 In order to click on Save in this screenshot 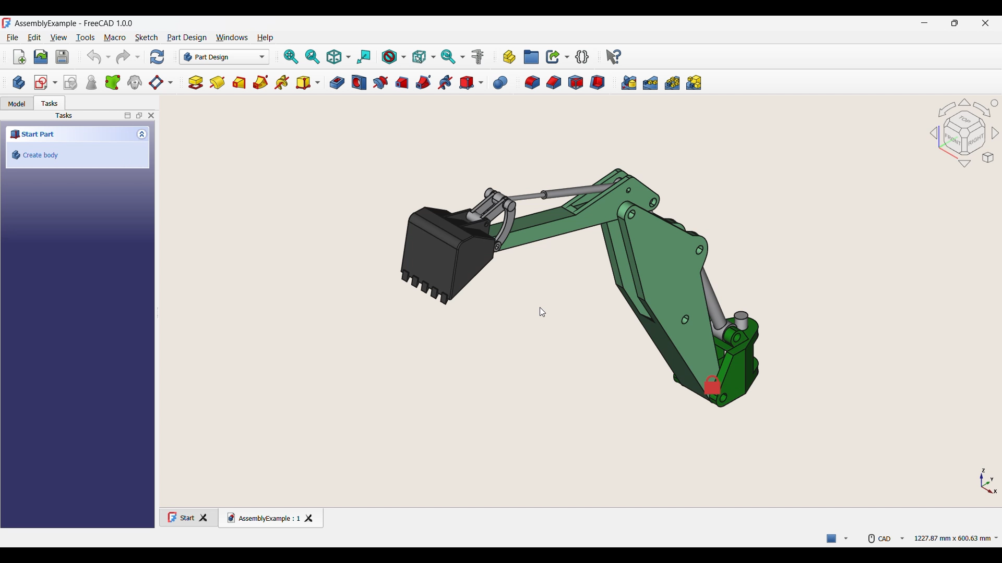, I will do `click(62, 57)`.